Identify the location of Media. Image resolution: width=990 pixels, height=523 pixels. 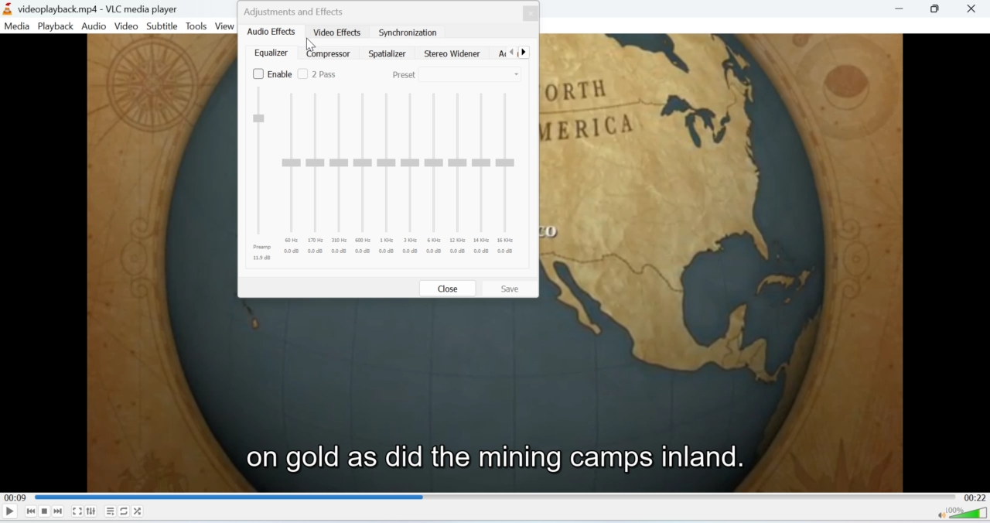
(17, 26).